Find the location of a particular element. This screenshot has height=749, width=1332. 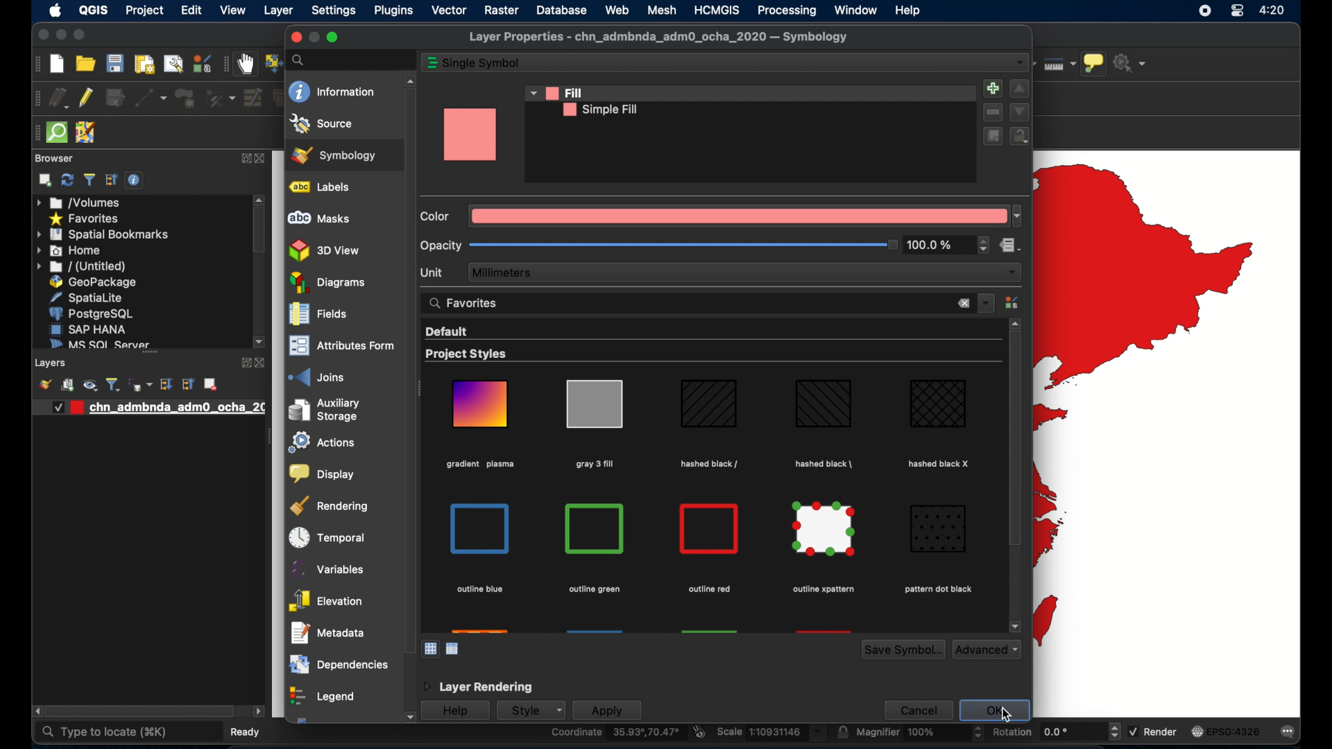

ok is located at coordinates (997, 710).